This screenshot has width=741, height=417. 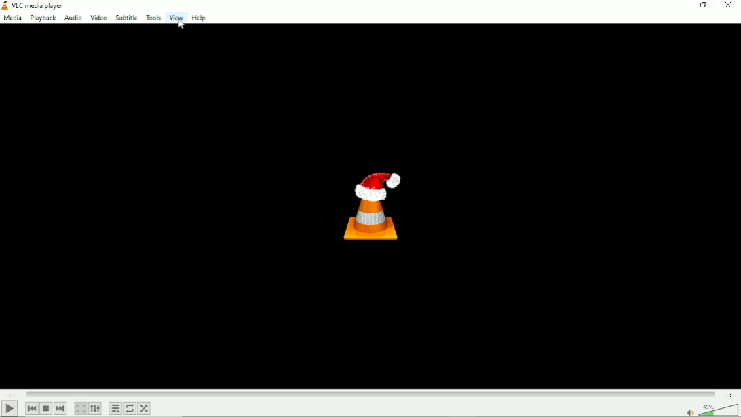 What do you see at coordinates (60, 409) in the screenshot?
I see `Next` at bounding box center [60, 409].